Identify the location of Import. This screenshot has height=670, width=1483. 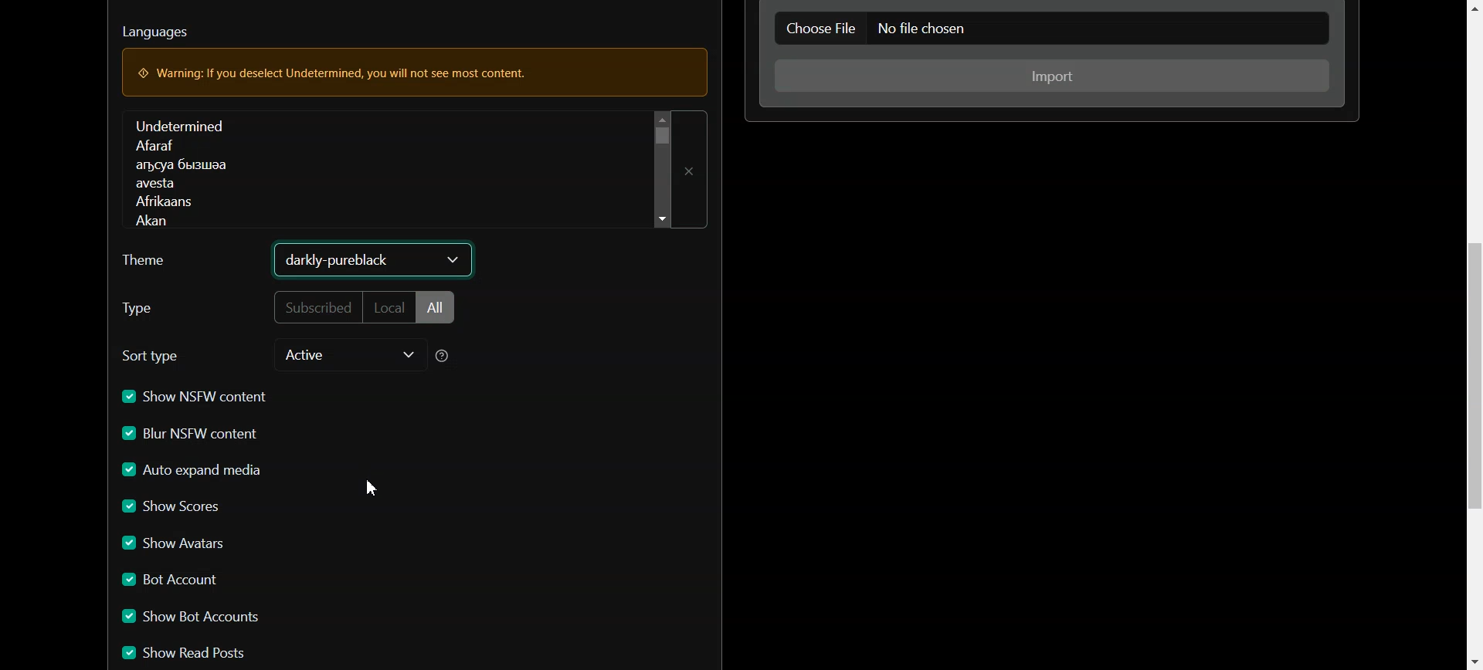
(1054, 76).